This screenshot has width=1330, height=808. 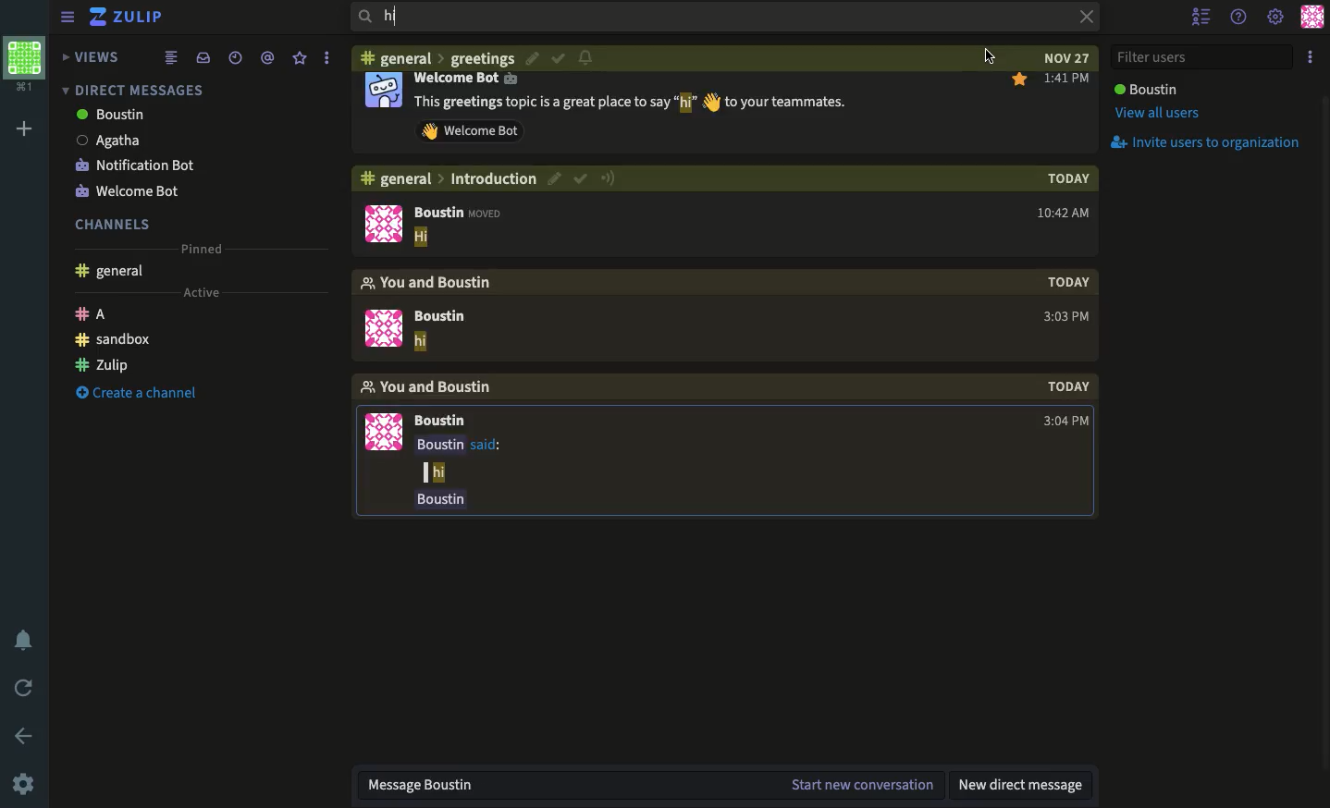 What do you see at coordinates (1145, 89) in the screenshot?
I see `User` at bounding box center [1145, 89].